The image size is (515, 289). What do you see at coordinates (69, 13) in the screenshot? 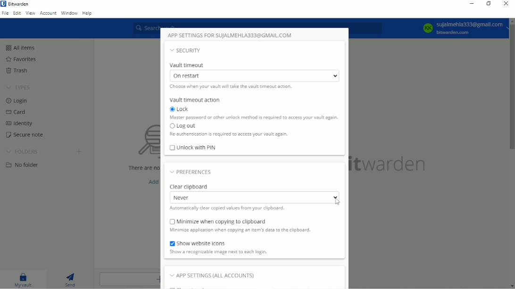
I see `Window` at bounding box center [69, 13].